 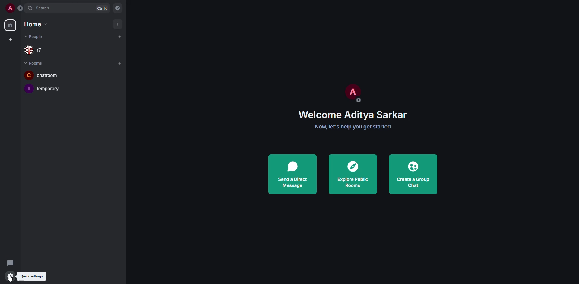 I want to click on expand, so click(x=20, y=8).